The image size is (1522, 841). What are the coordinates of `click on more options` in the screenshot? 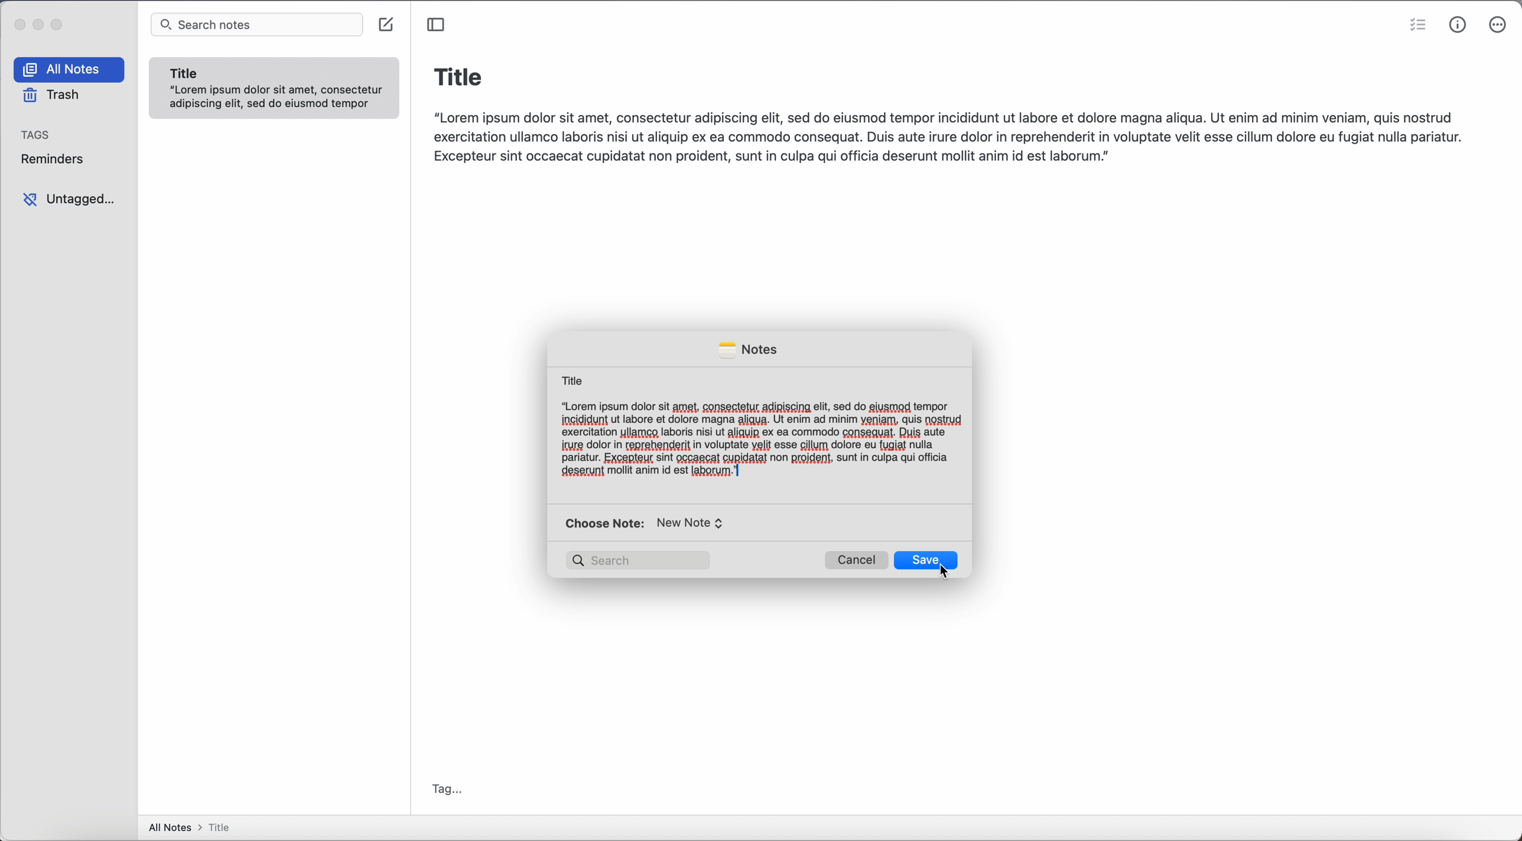 It's located at (1499, 25).